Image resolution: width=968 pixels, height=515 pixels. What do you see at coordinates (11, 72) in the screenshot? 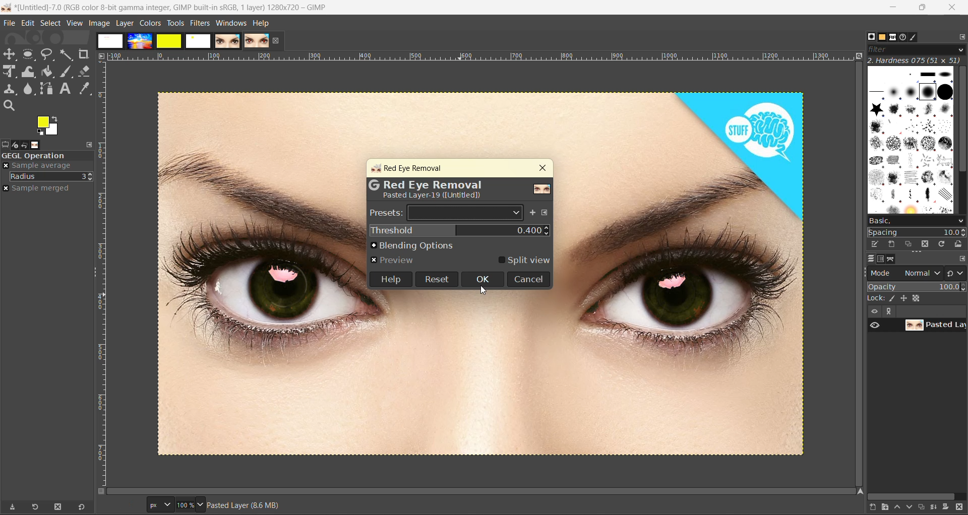
I see `Scale` at bounding box center [11, 72].